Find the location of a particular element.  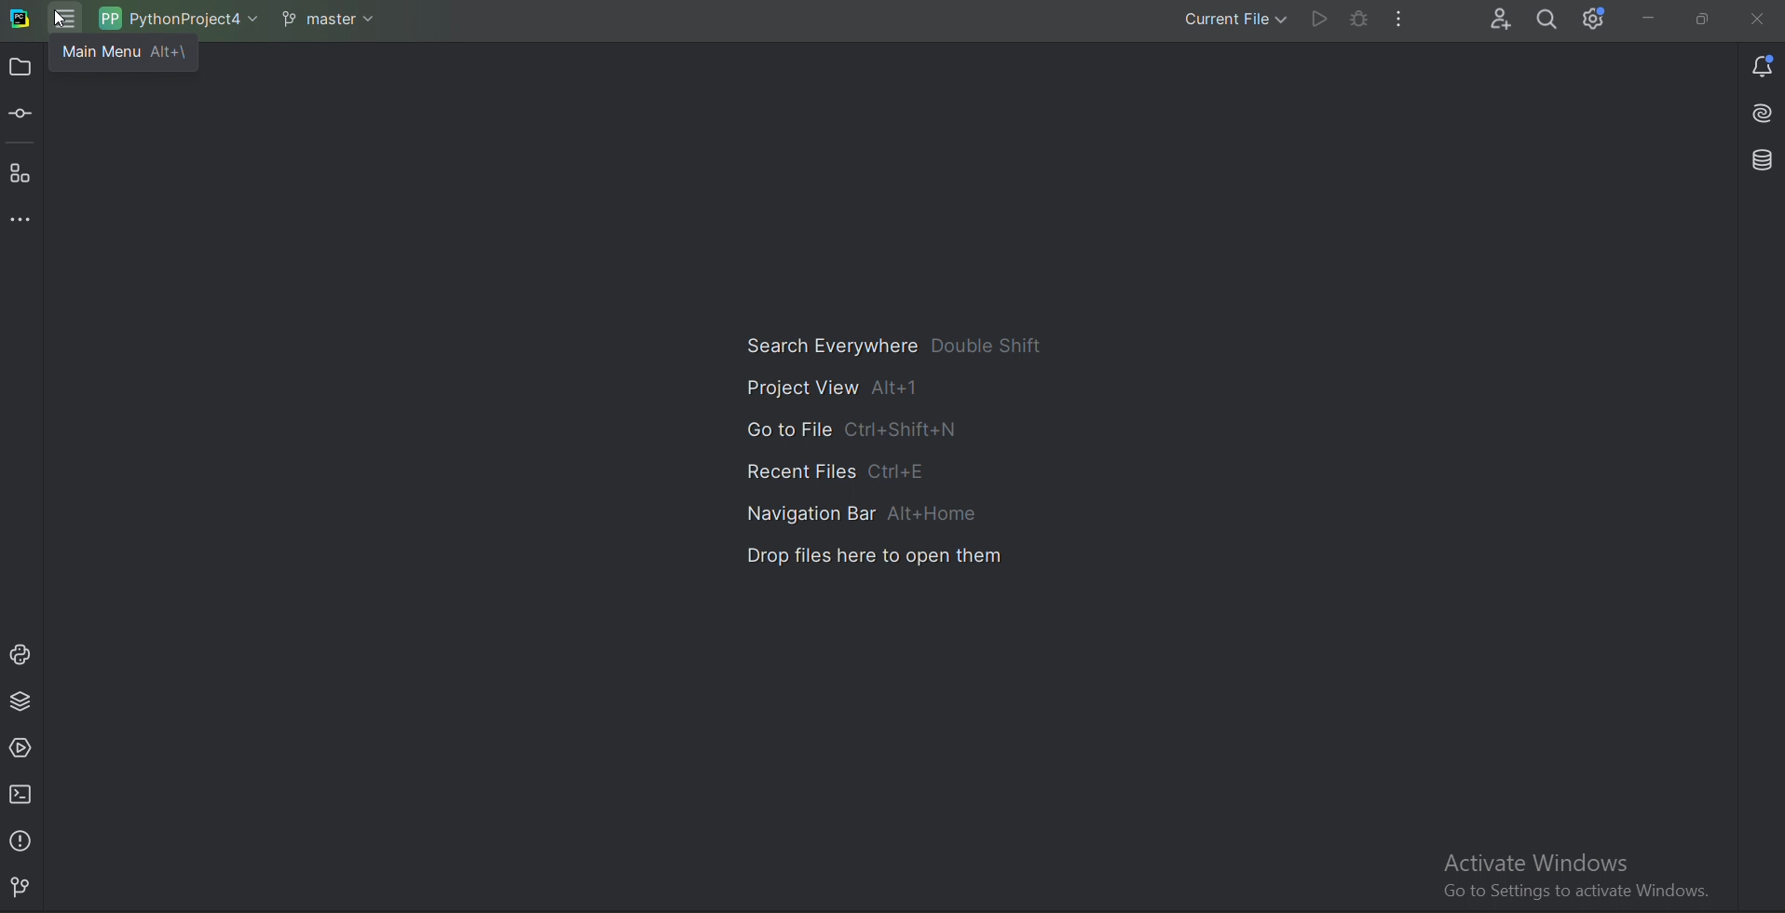

Current file is located at coordinates (1234, 17).